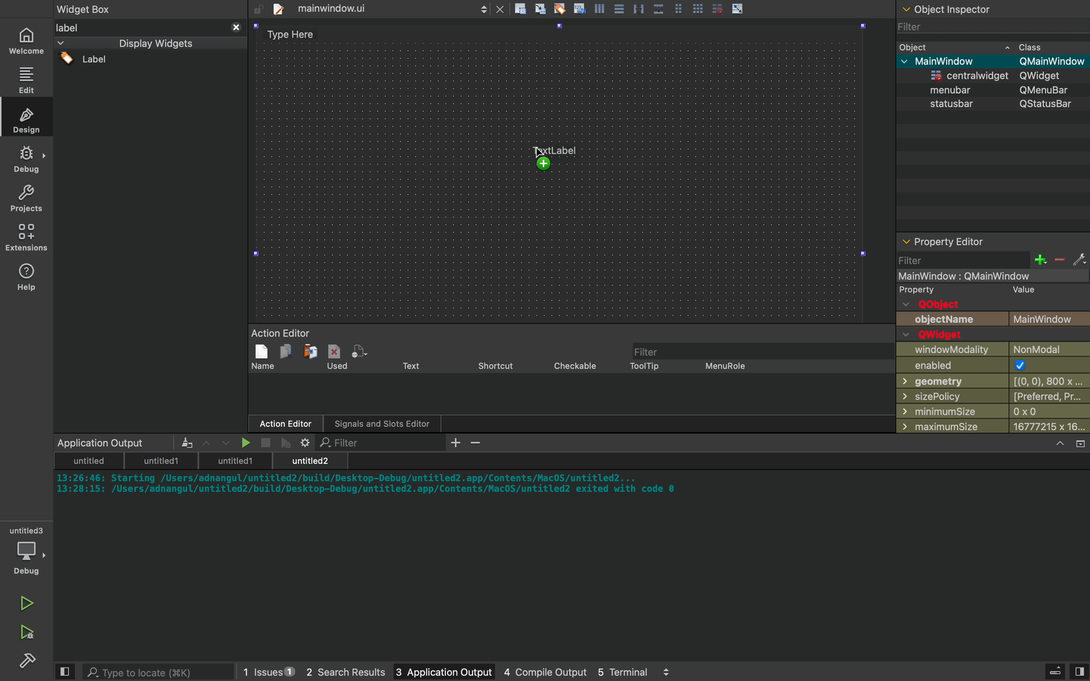  Describe the element at coordinates (27, 276) in the screenshot. I see `help` at that location.